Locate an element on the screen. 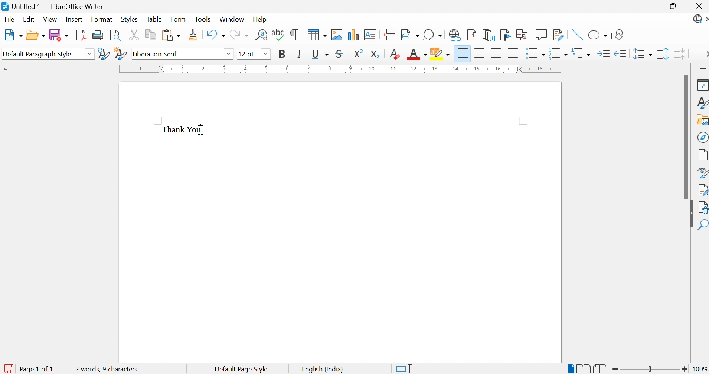  Form is located at coordinates (179, 19).